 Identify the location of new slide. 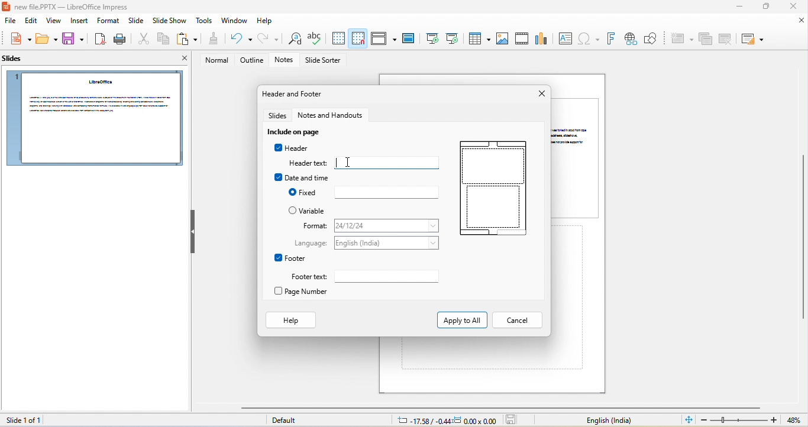
(681, 39).